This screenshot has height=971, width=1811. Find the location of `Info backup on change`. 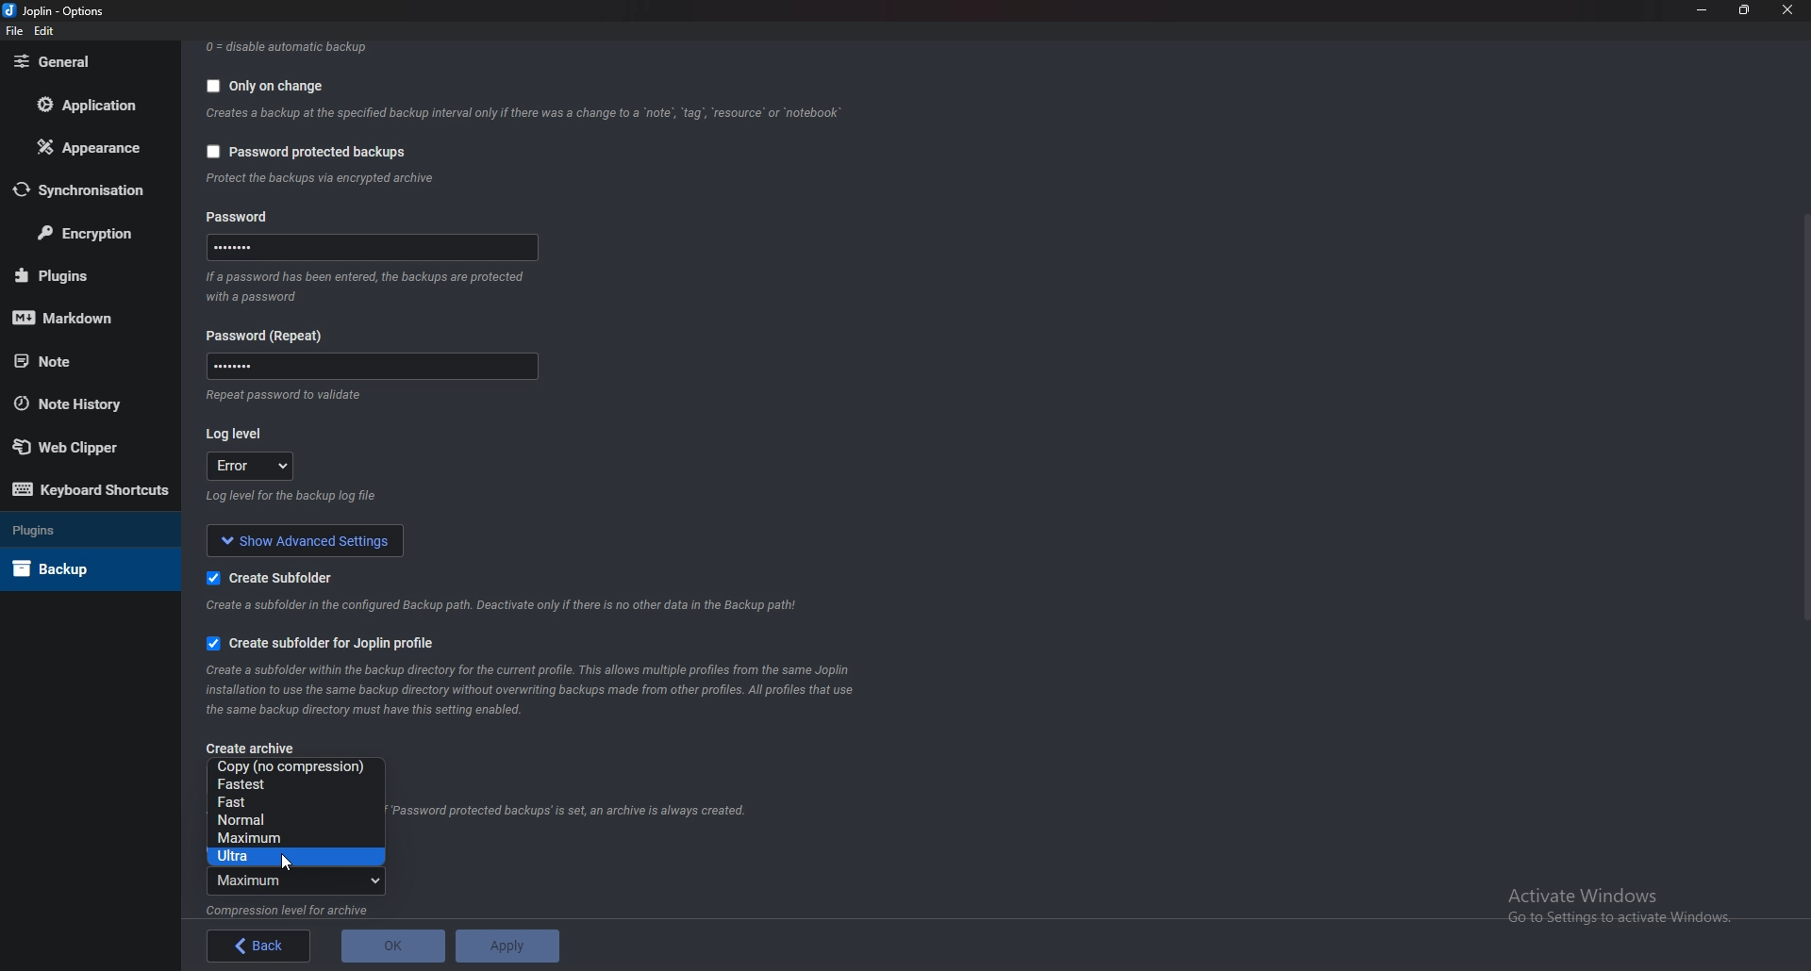

Info backup on change is located at coordinates (526, 114).